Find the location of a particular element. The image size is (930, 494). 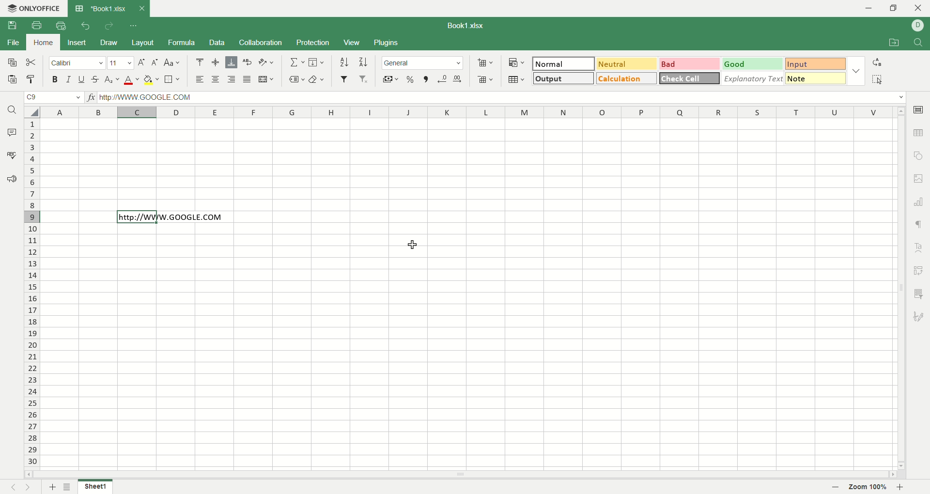

number format is located at coordinates (422, 62).